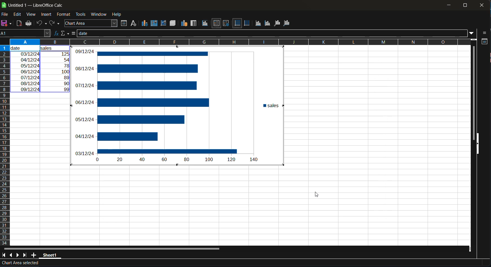  What do you see at coordinates (3, 255) in the screenshot?
I see `scroll to first sheet` at bounding box center [3, 255].